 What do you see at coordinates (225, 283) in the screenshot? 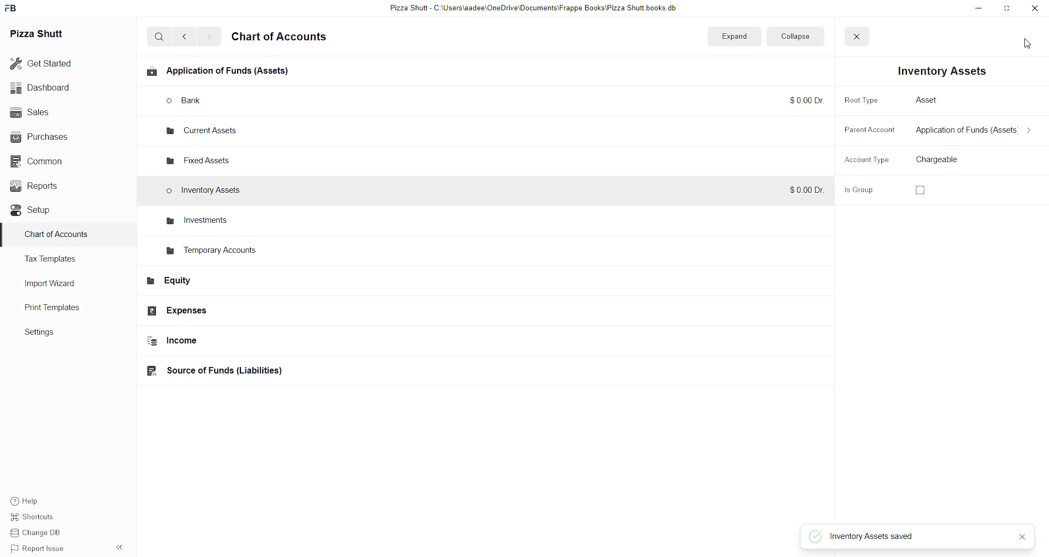
I see `Equity ` at bounding box center [225, 283].